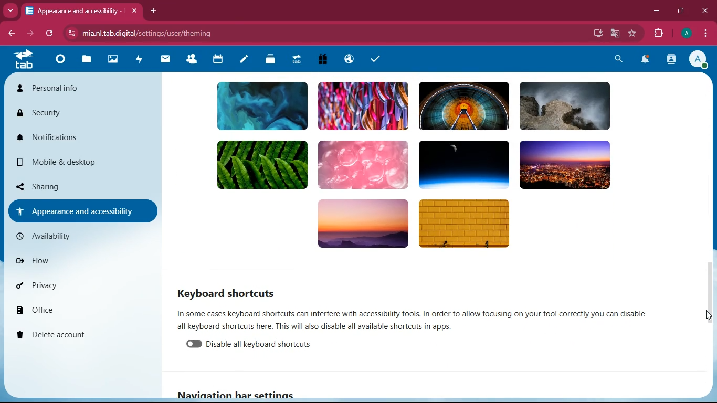 The image size is (717, 403). Describe the element at coordinates (80, 287) in the screenshot. I see `privacy` at that location.